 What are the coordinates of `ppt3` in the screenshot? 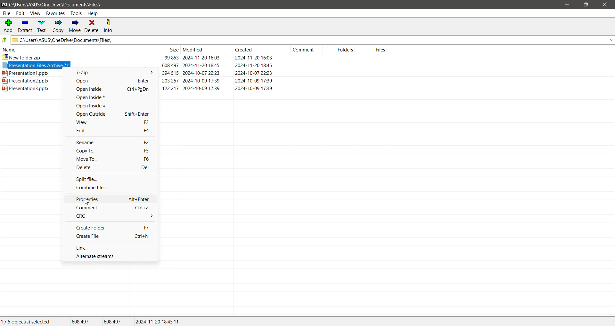 It's located at (29, 90).